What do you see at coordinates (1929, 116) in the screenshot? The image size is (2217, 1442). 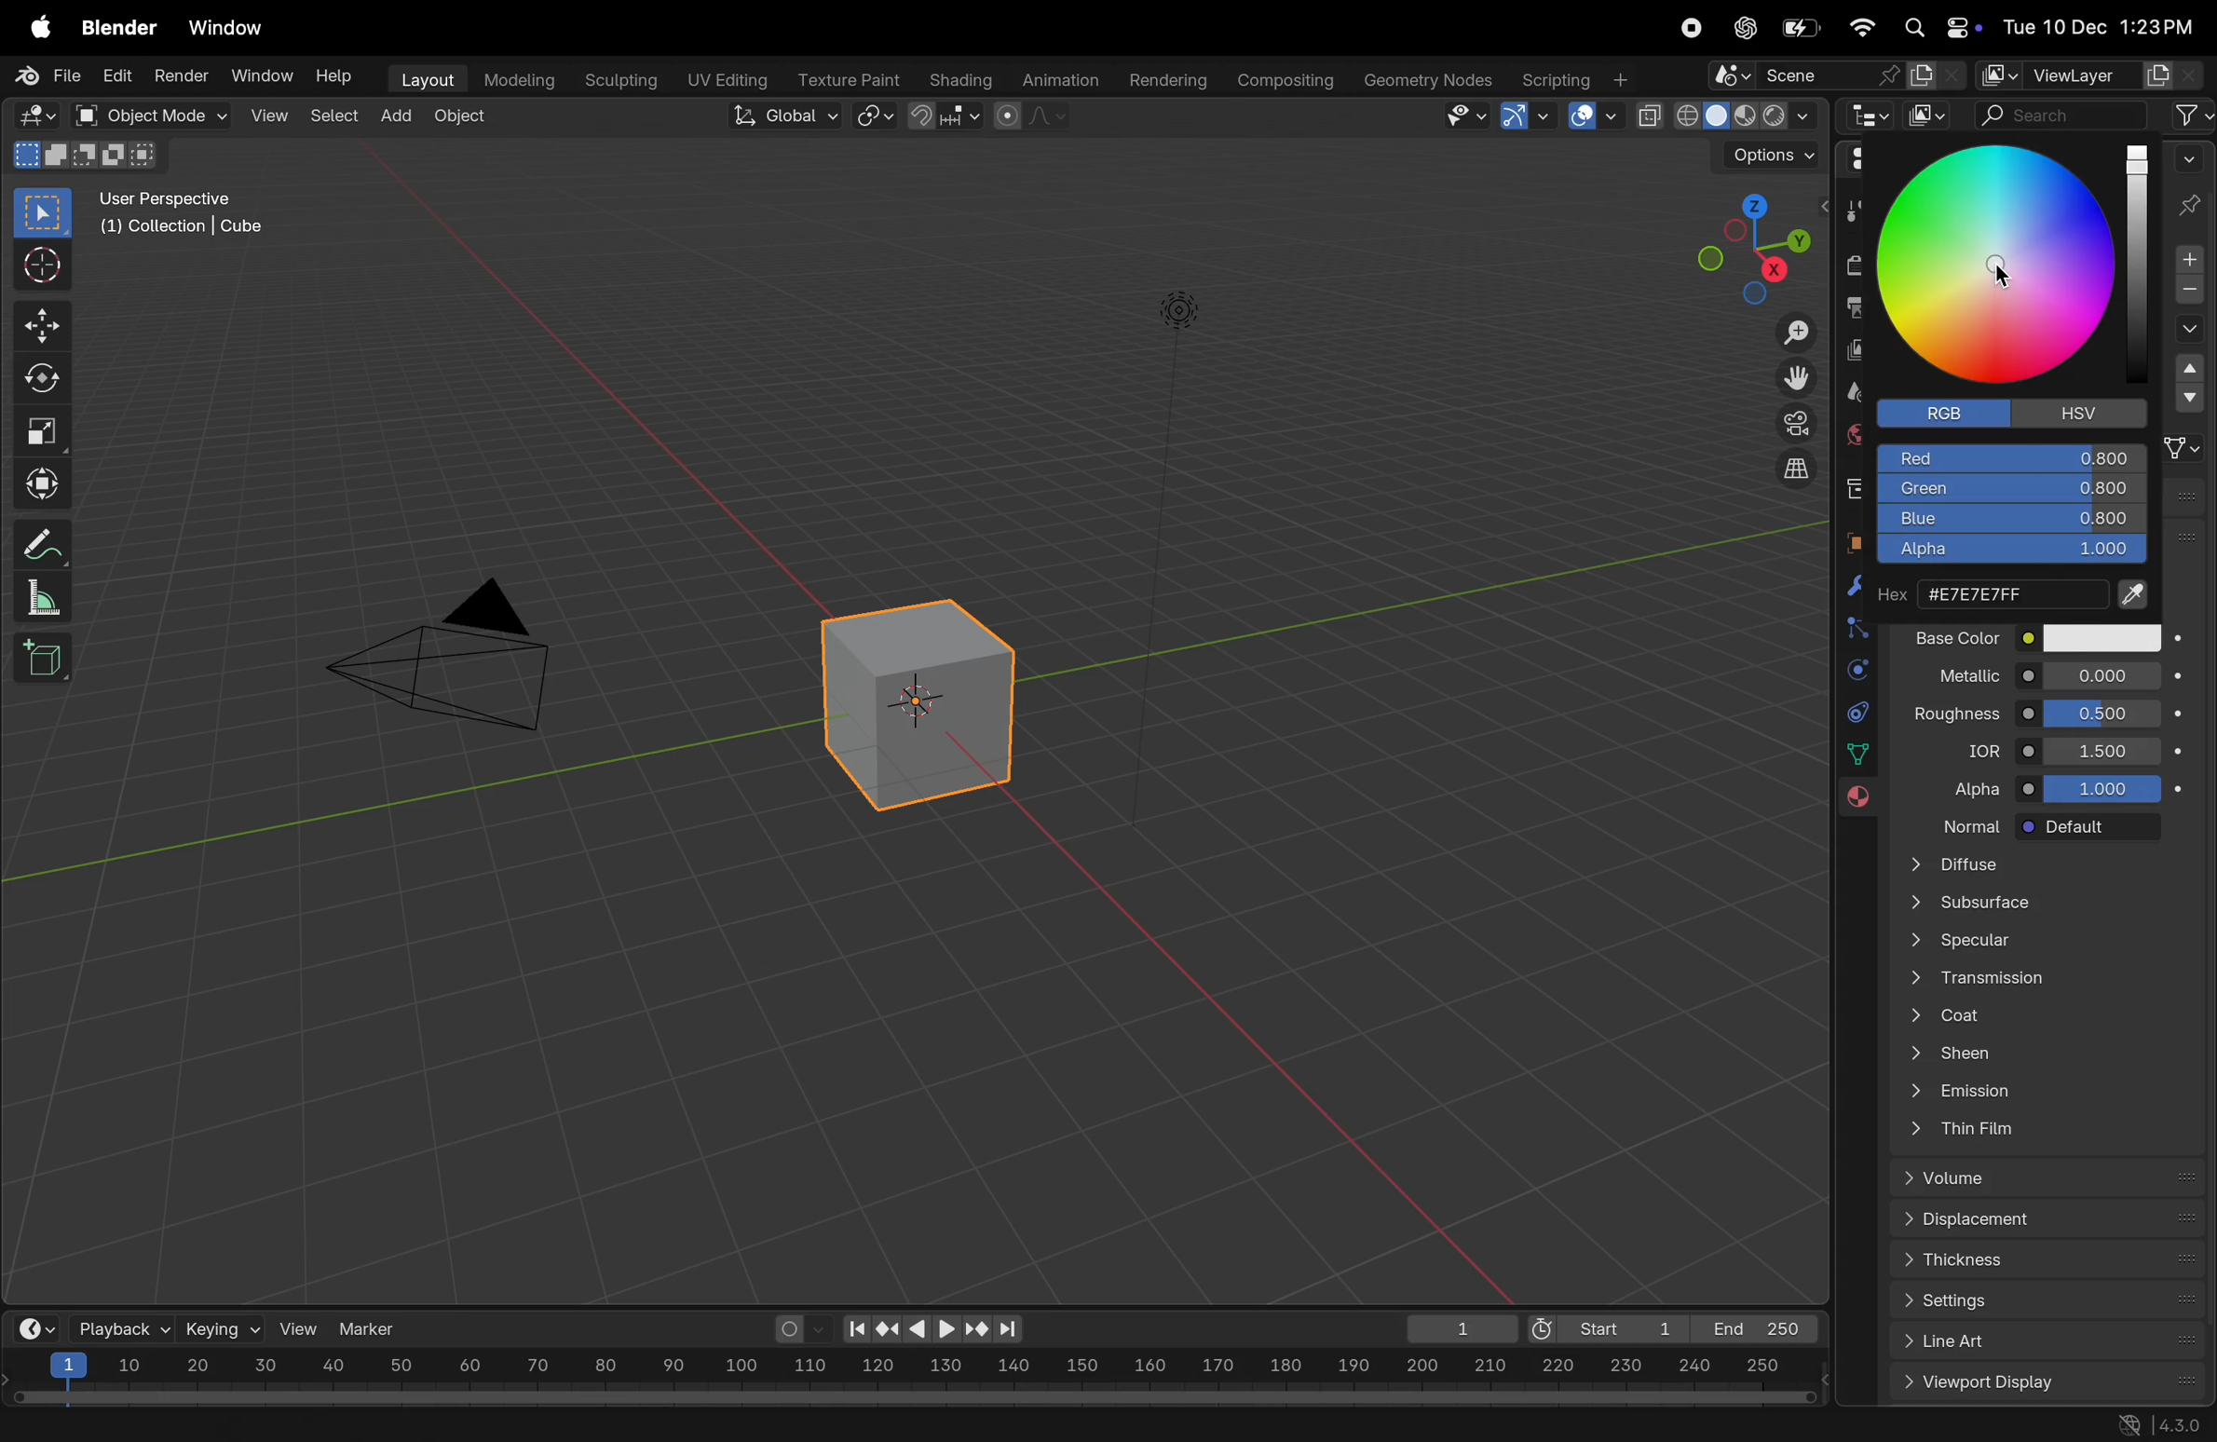 I see `display mode` at bounding box center [1929, 116].